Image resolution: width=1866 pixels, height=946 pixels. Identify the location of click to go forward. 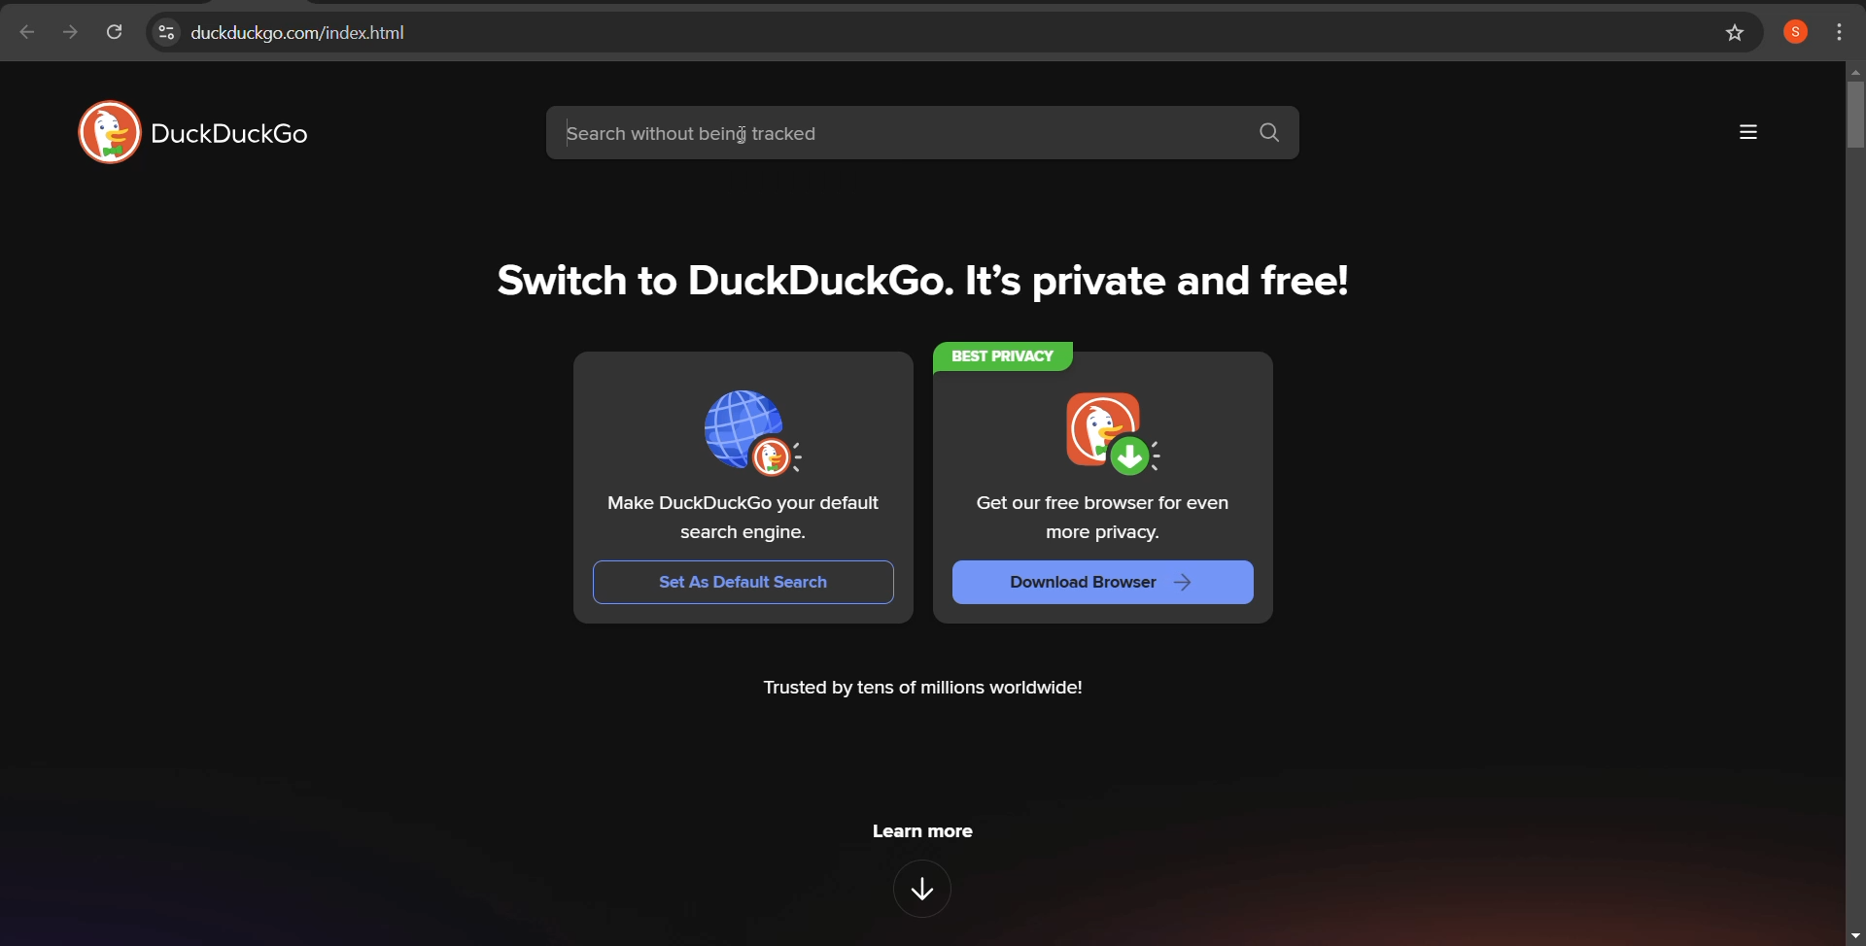
(69, 35).